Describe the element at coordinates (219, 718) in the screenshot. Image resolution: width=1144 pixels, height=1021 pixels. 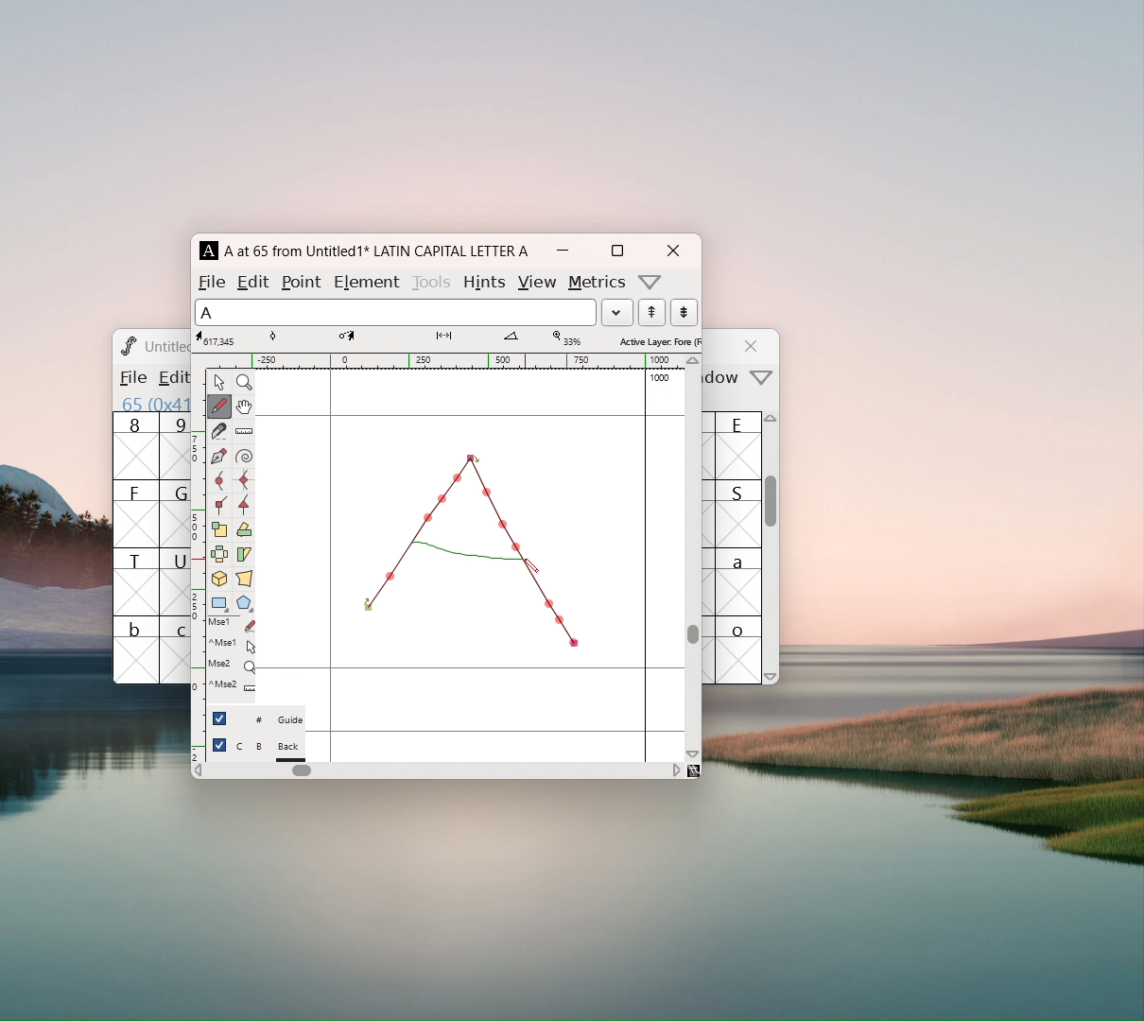
I see `checkbox` at that location.